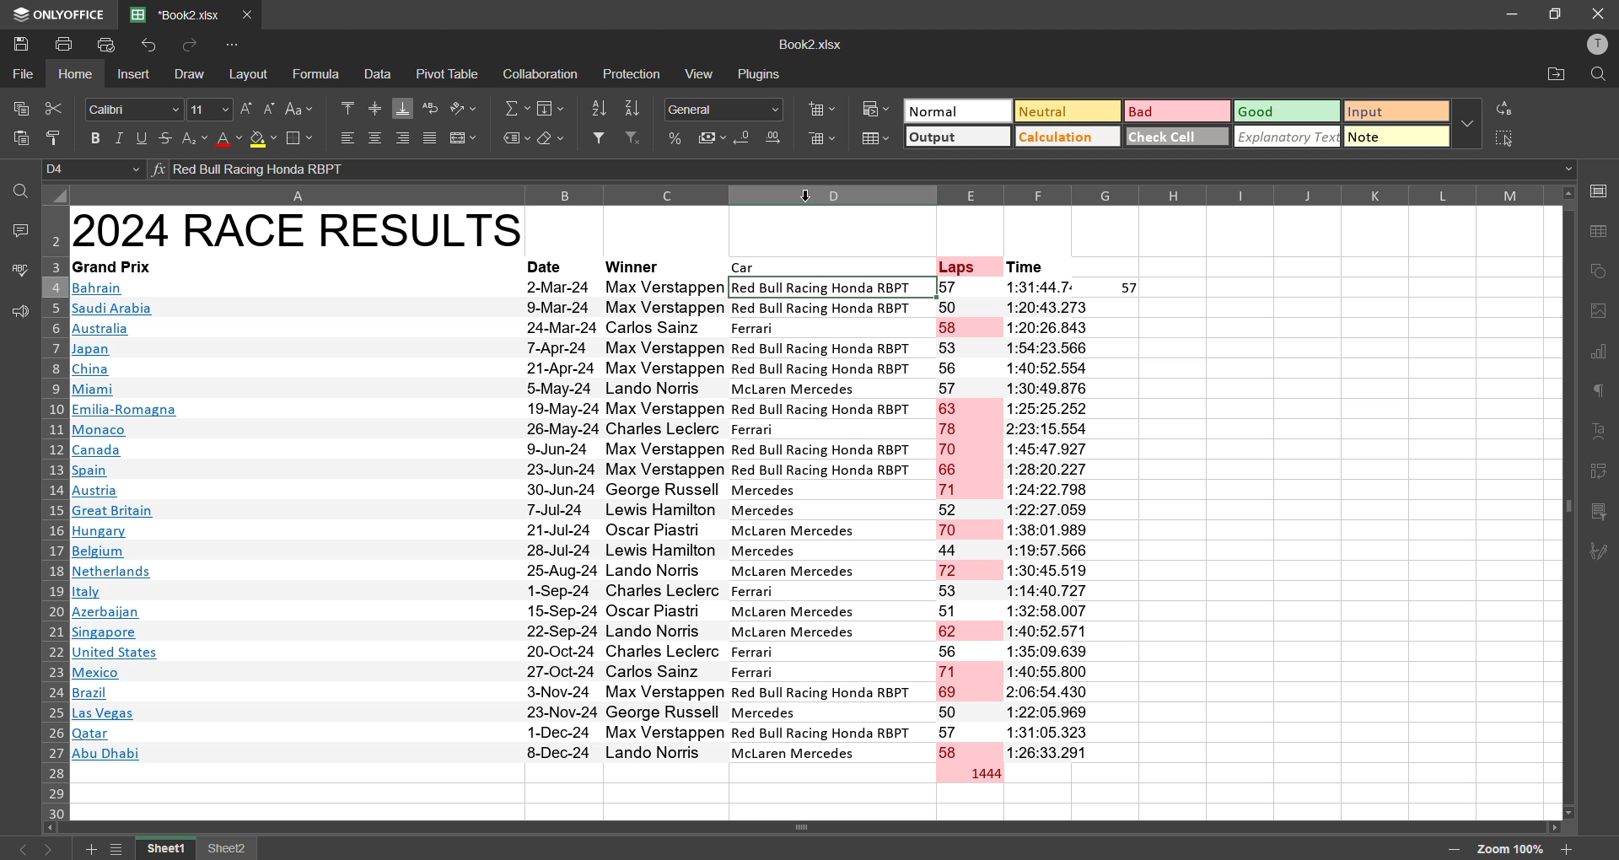 The height and width of the screenshot is (860, 1619). What do you see at coordinates (548, 266) in the screenshot?
I see `date` at bounding box center [548, 266].